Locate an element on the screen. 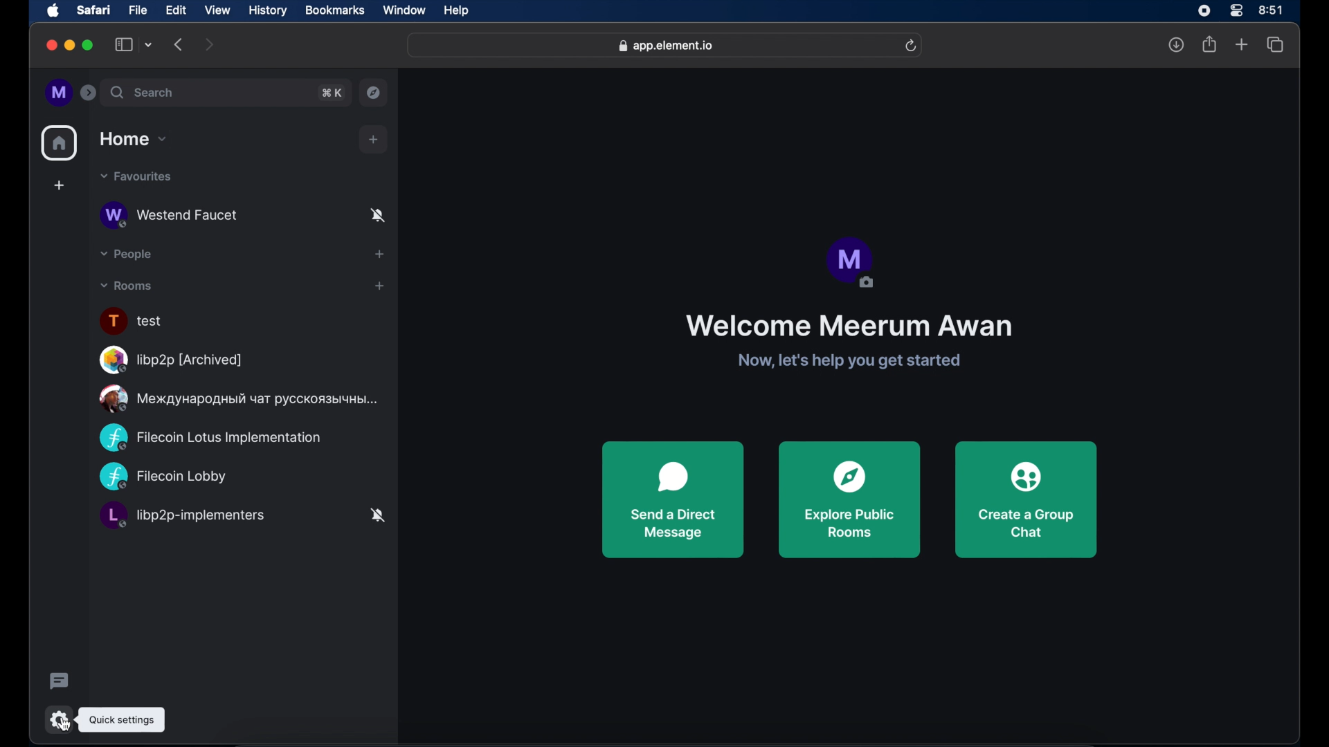 Image resolution: width=1329 pixels, height=747 pixels. favorites dropdown is located at coordinates (136, 177).